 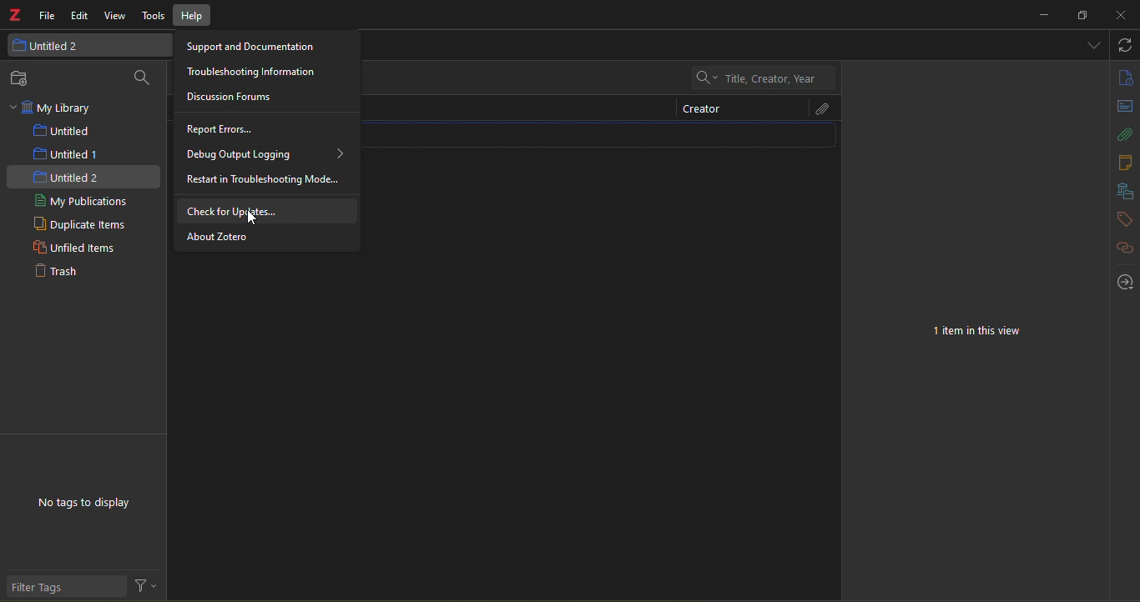 I want to click on unfiled items, so click(x=74, y=248).